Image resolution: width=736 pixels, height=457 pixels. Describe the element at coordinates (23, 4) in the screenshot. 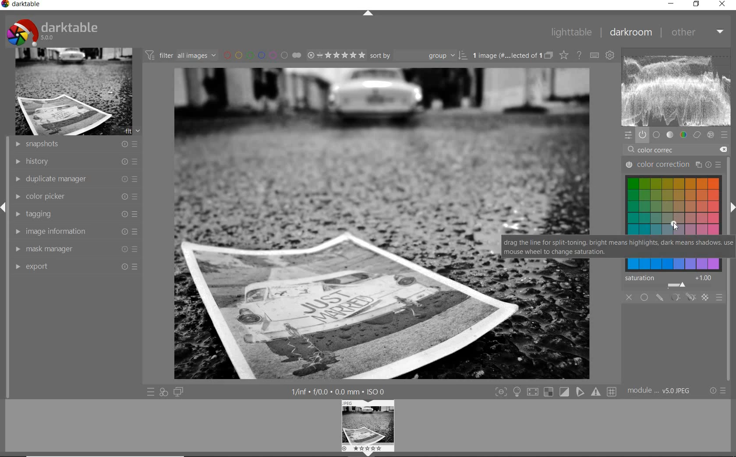

I see `darktable` at that location.